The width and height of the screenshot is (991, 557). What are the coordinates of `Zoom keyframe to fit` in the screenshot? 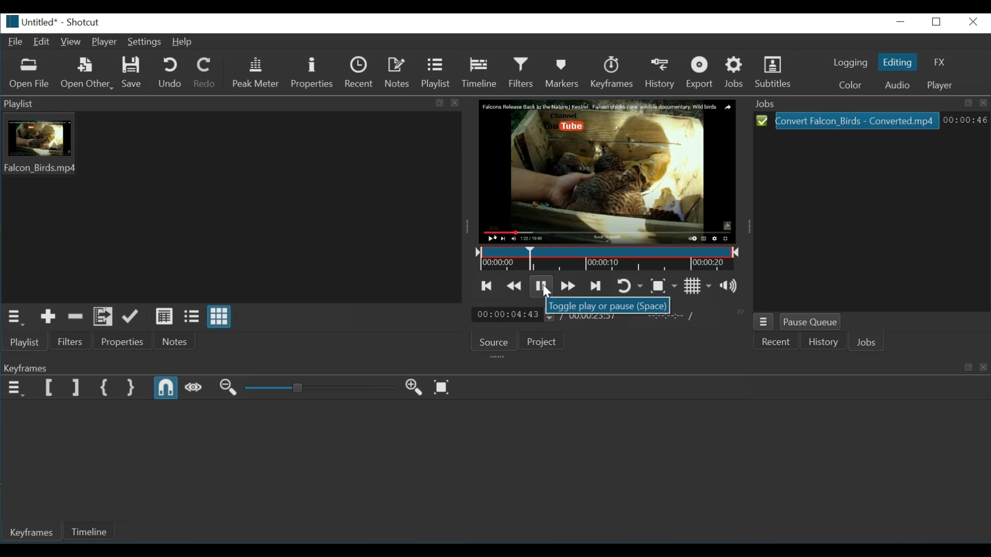 It's located at (441, 387).